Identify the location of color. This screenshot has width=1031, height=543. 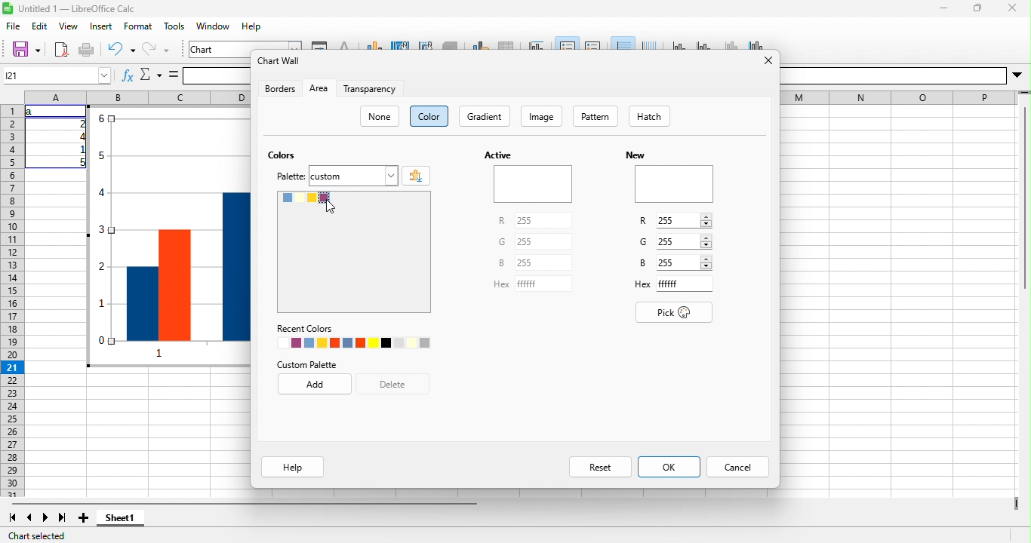
(429, 116).